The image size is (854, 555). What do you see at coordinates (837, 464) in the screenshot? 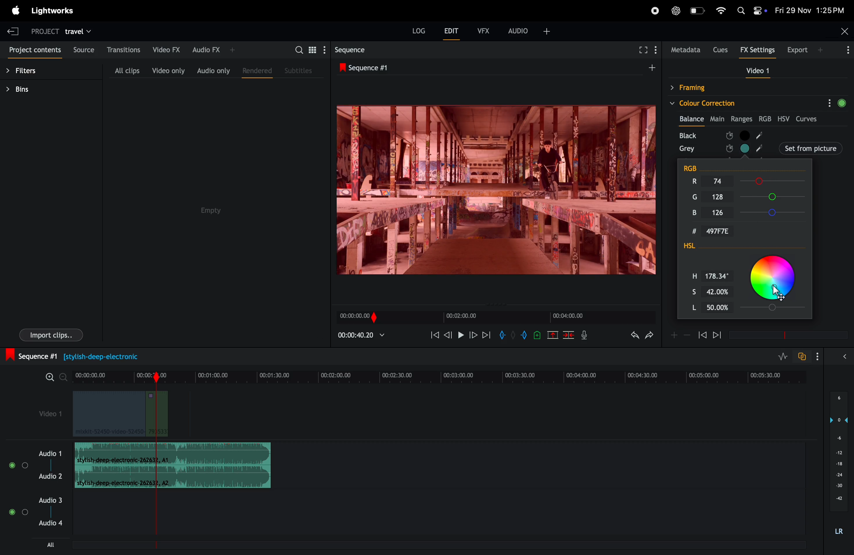
I see `audio pitch` at bounding box center [837, 464].